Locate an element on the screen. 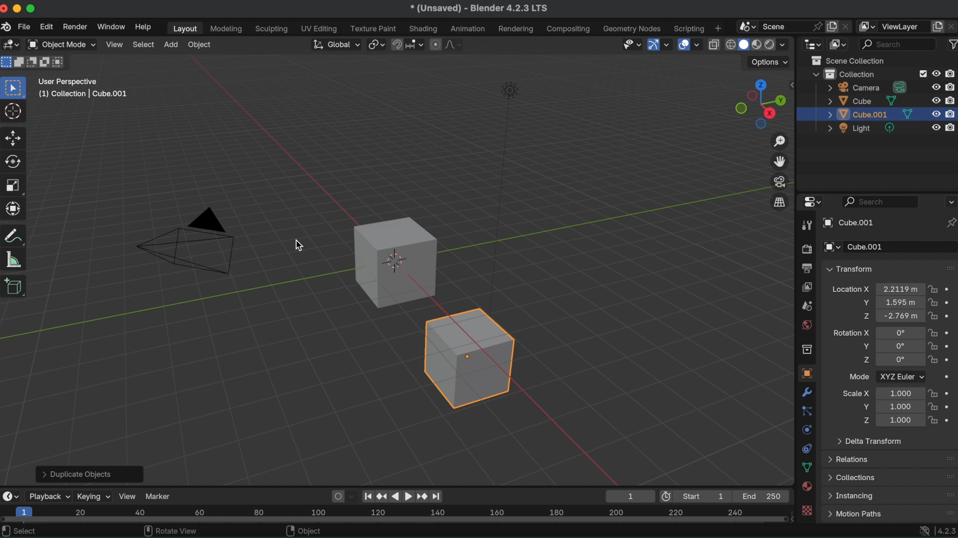 Image resolution: width=958 pixels, height=538 pixels. show overlays is located at coordinates (683, 44).